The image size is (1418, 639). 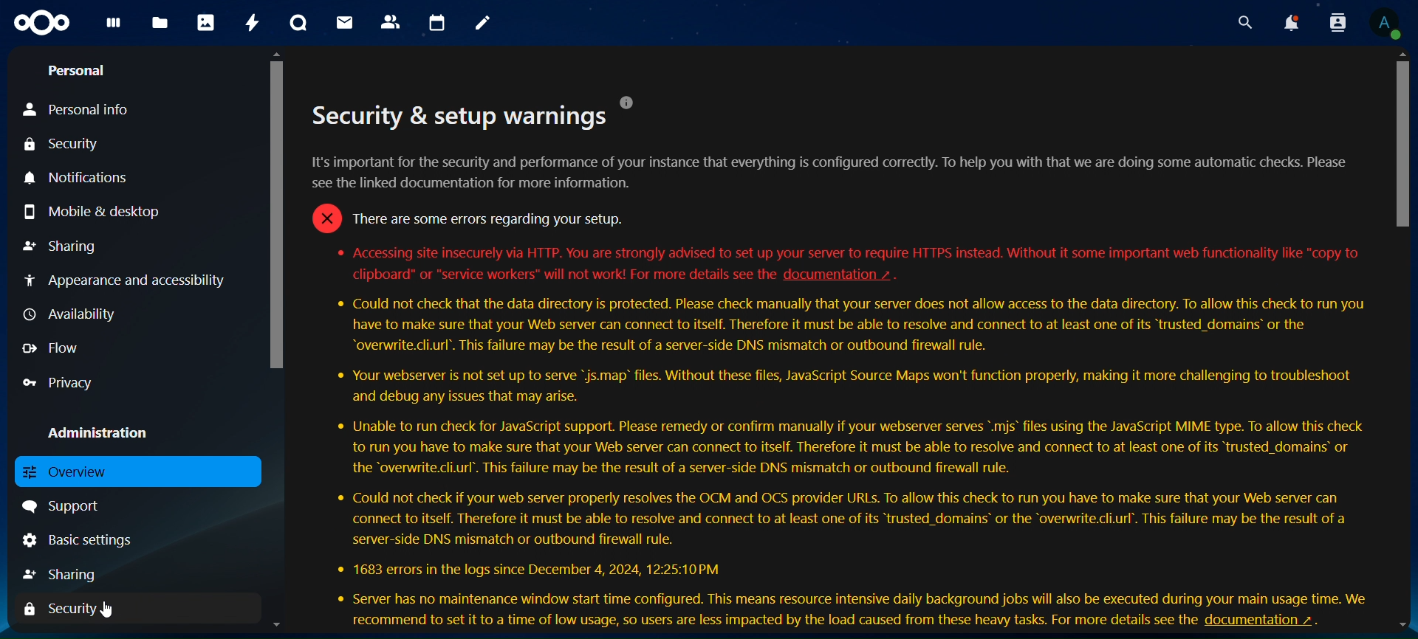 What do you see at coordinates (296, 24) in the screenshot?
I see `talk` at bounding box center [296, 24].